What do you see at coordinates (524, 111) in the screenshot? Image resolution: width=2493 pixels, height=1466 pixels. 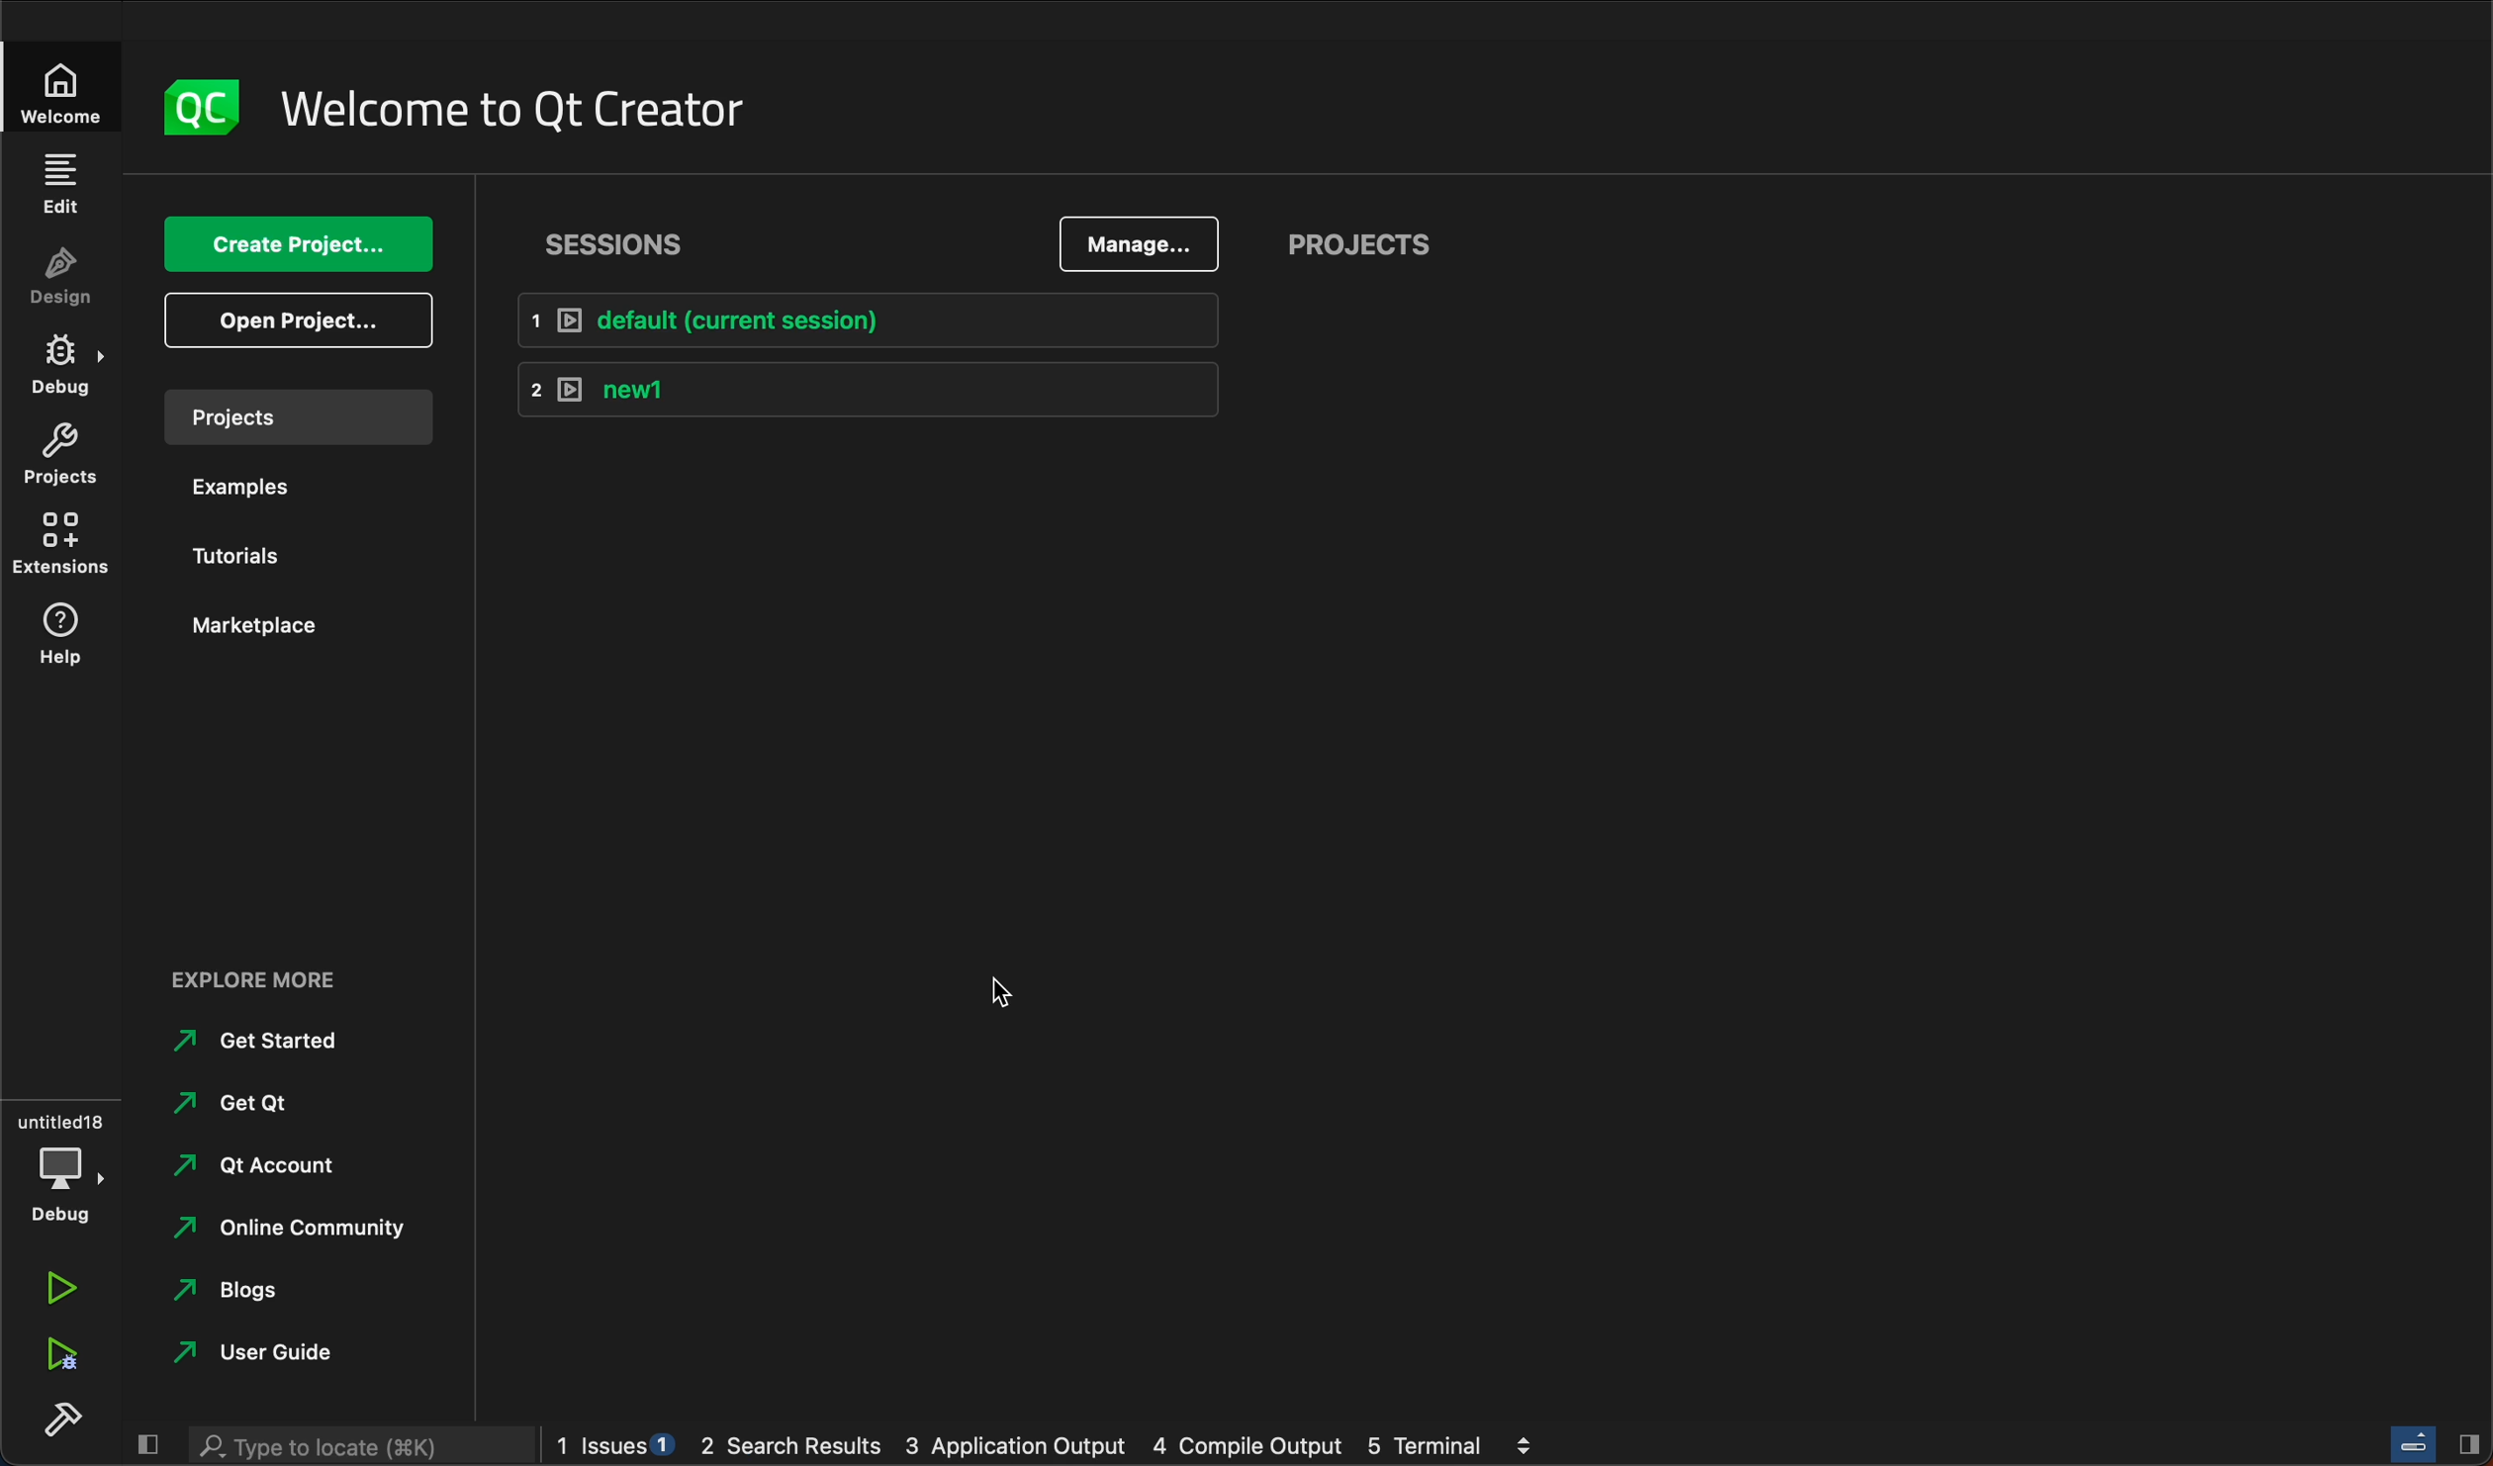 I see `welcome to qt` at bounding box center [524, 111].